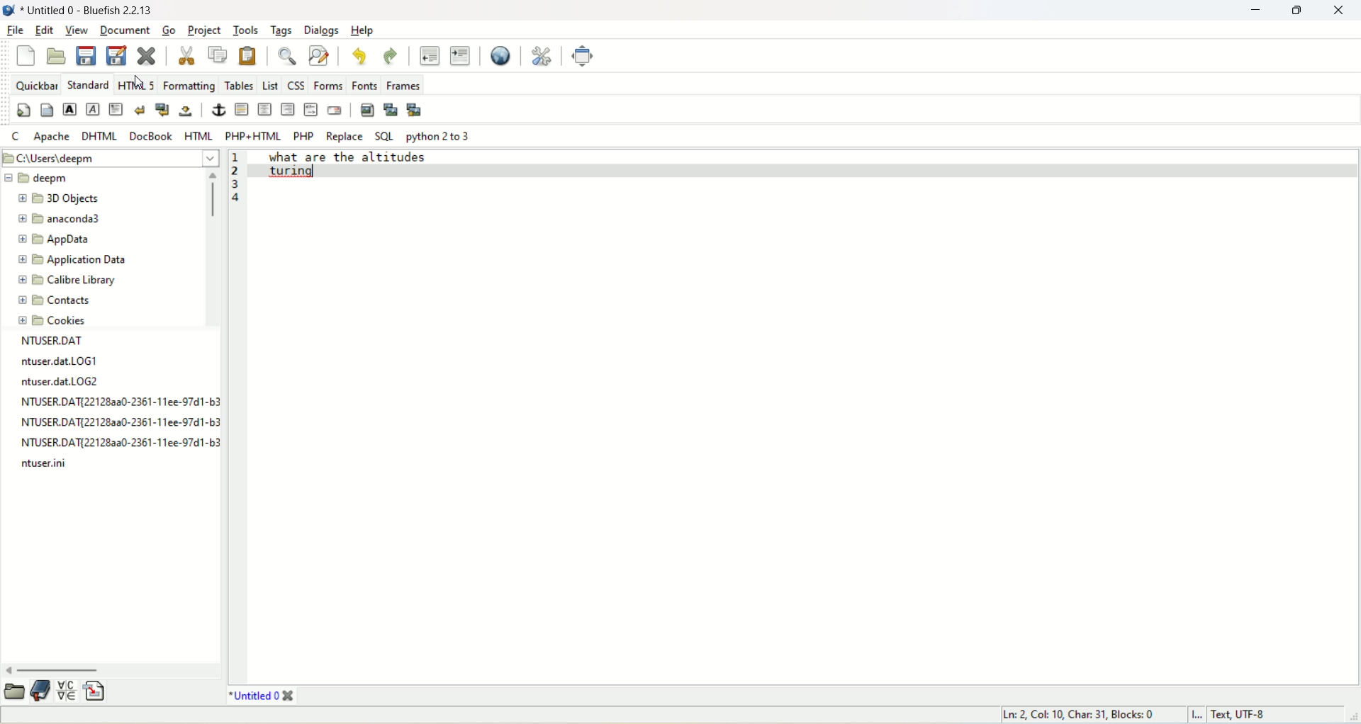  Describe the element at coordinates (310, 111) in the screenshot. I see `HTML comment` at that location.